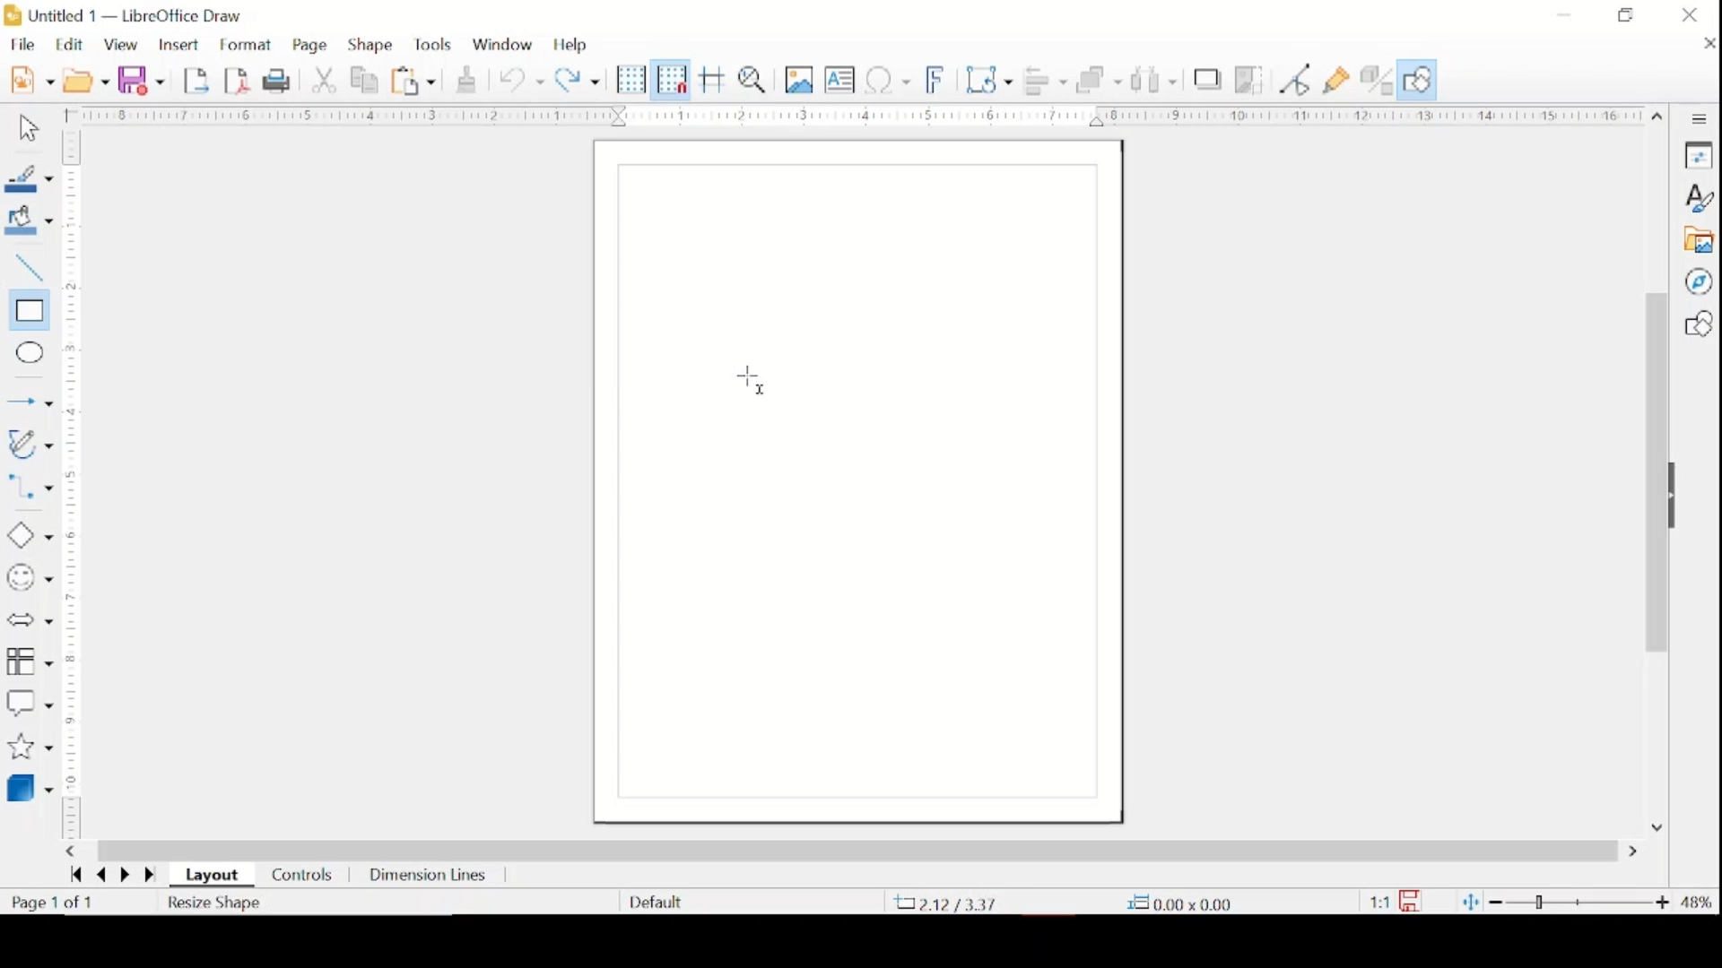 Image resolution: width=1722 pixels, height=968 pixels. I want to click on insert image, so click(801, 79).